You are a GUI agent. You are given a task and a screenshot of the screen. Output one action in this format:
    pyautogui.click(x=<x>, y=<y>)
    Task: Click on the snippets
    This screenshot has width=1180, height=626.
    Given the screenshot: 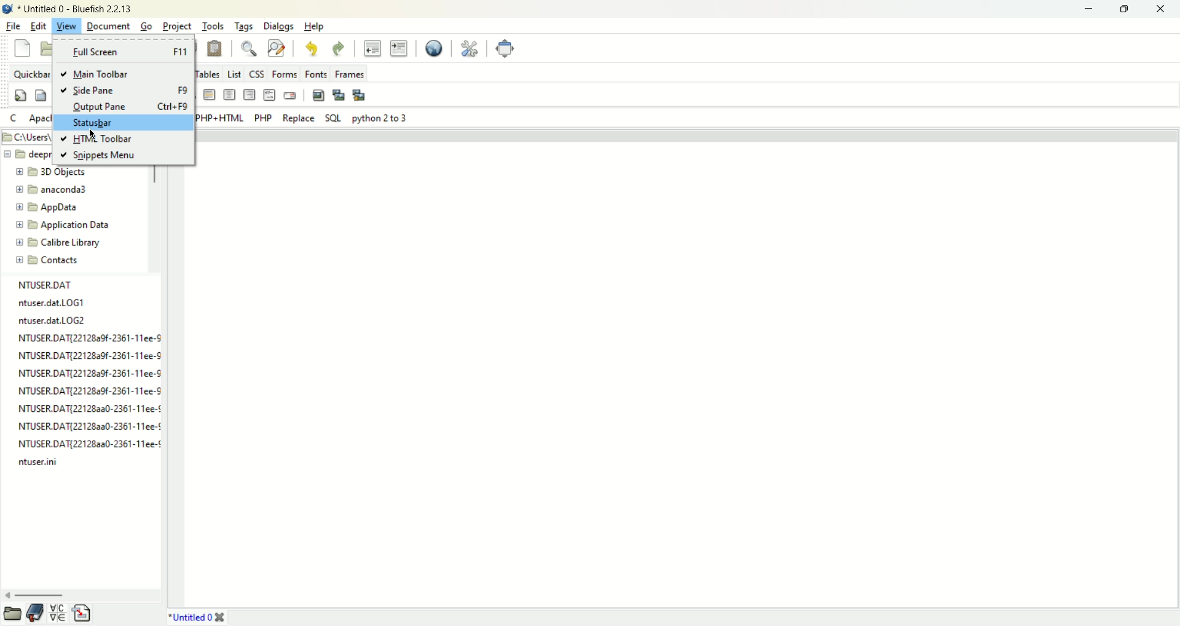 What is the action you would take?
    pyautogui.click(x=84, y=615)
    